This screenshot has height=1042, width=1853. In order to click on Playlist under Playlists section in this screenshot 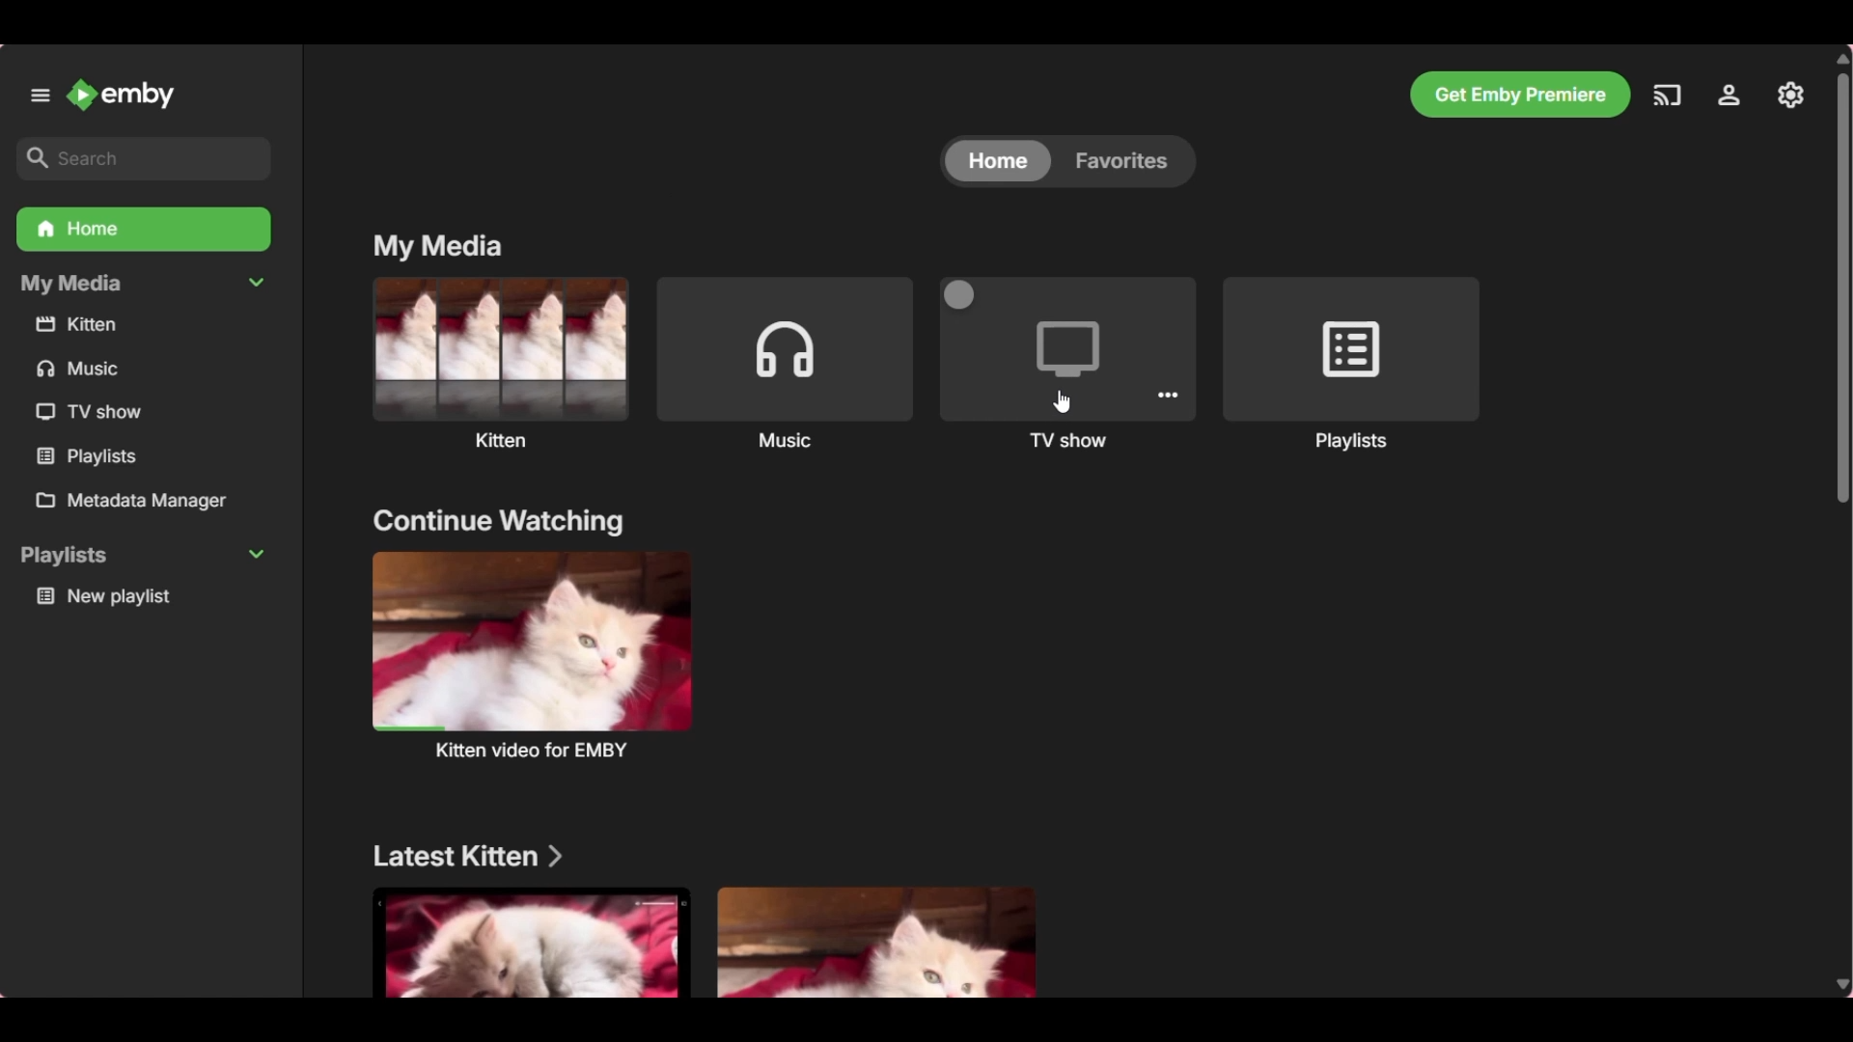, I will do `click(149, 597)`.